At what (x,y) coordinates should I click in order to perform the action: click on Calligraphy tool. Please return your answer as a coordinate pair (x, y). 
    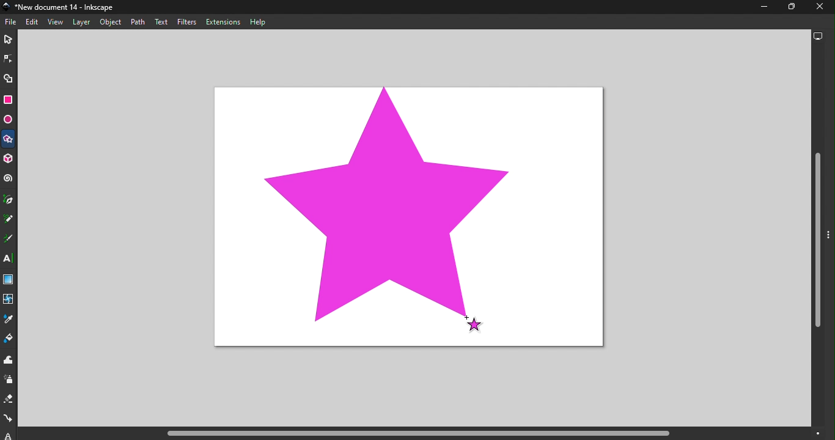
    Looking at the image, I should click on (10, 239).